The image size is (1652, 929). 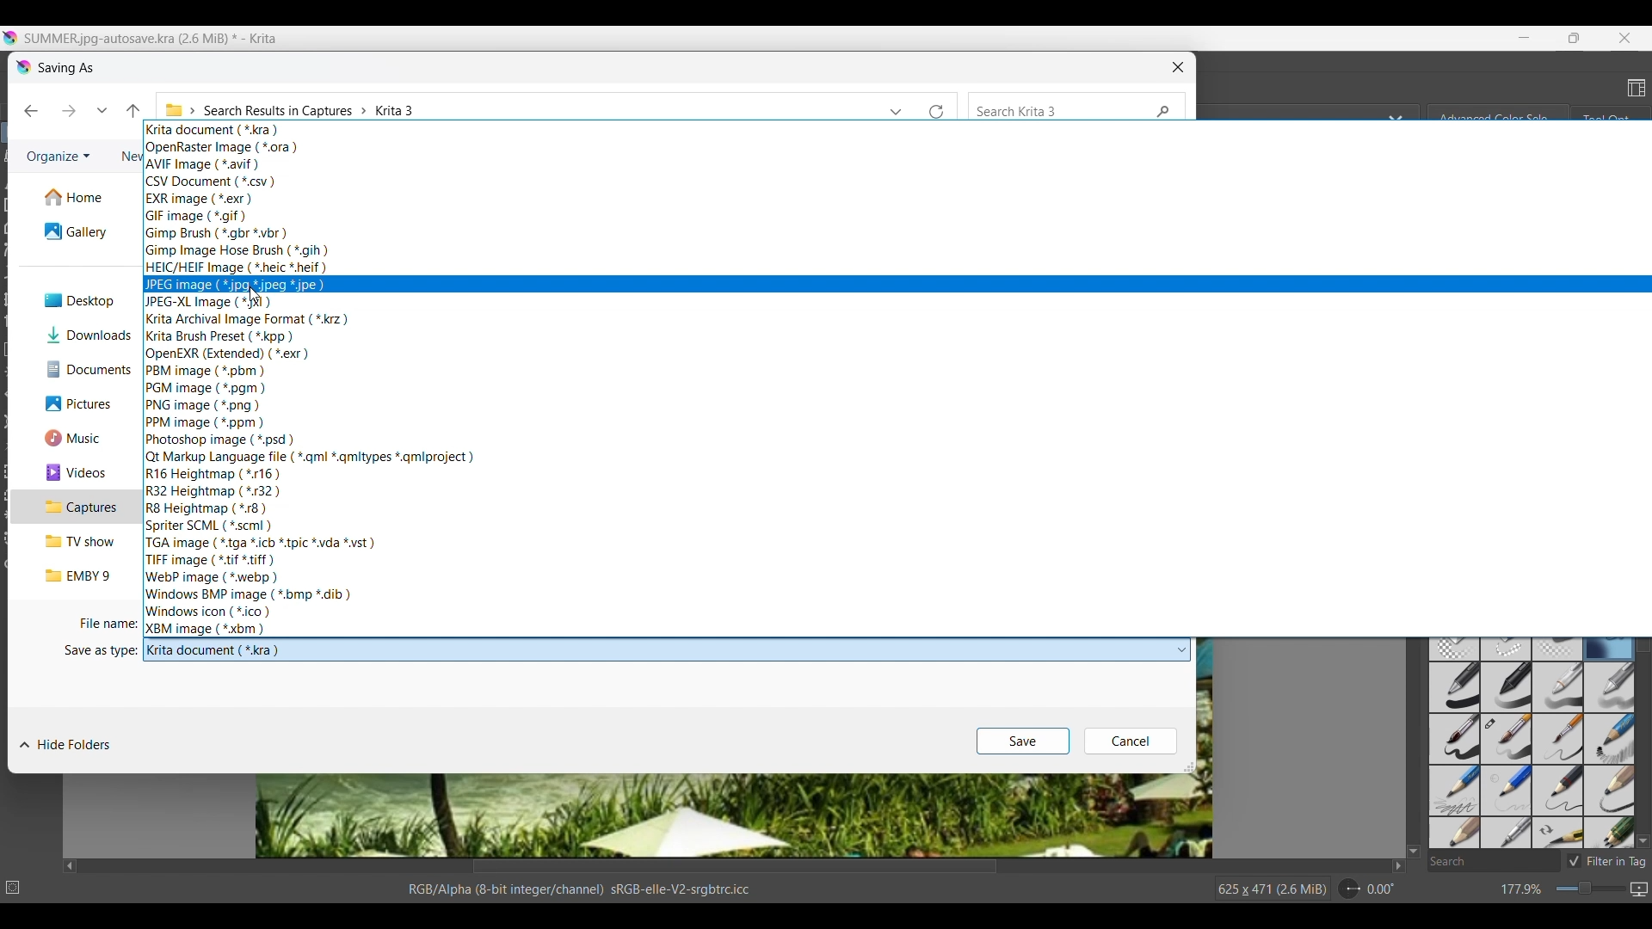 What do you see at coordinates (1131, 741) in the screenshot?
I see `Cancel inputs made` at bounding box center [1131, 741].